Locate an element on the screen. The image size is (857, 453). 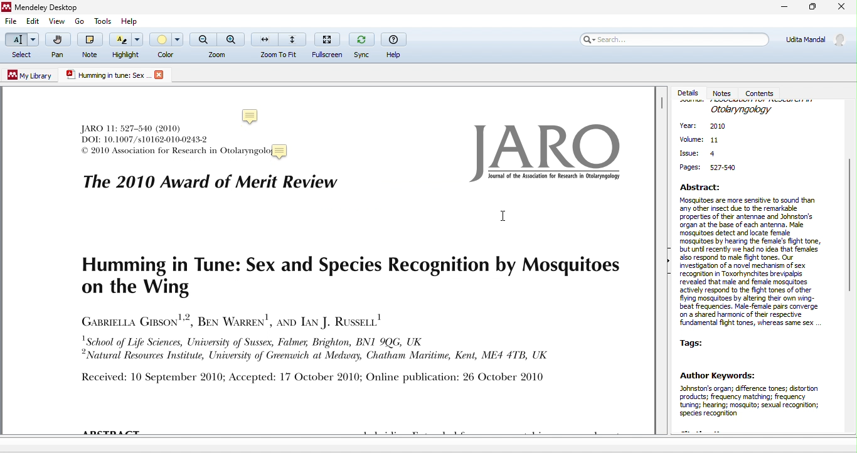
author keywords is located at coordinates (755, 400).